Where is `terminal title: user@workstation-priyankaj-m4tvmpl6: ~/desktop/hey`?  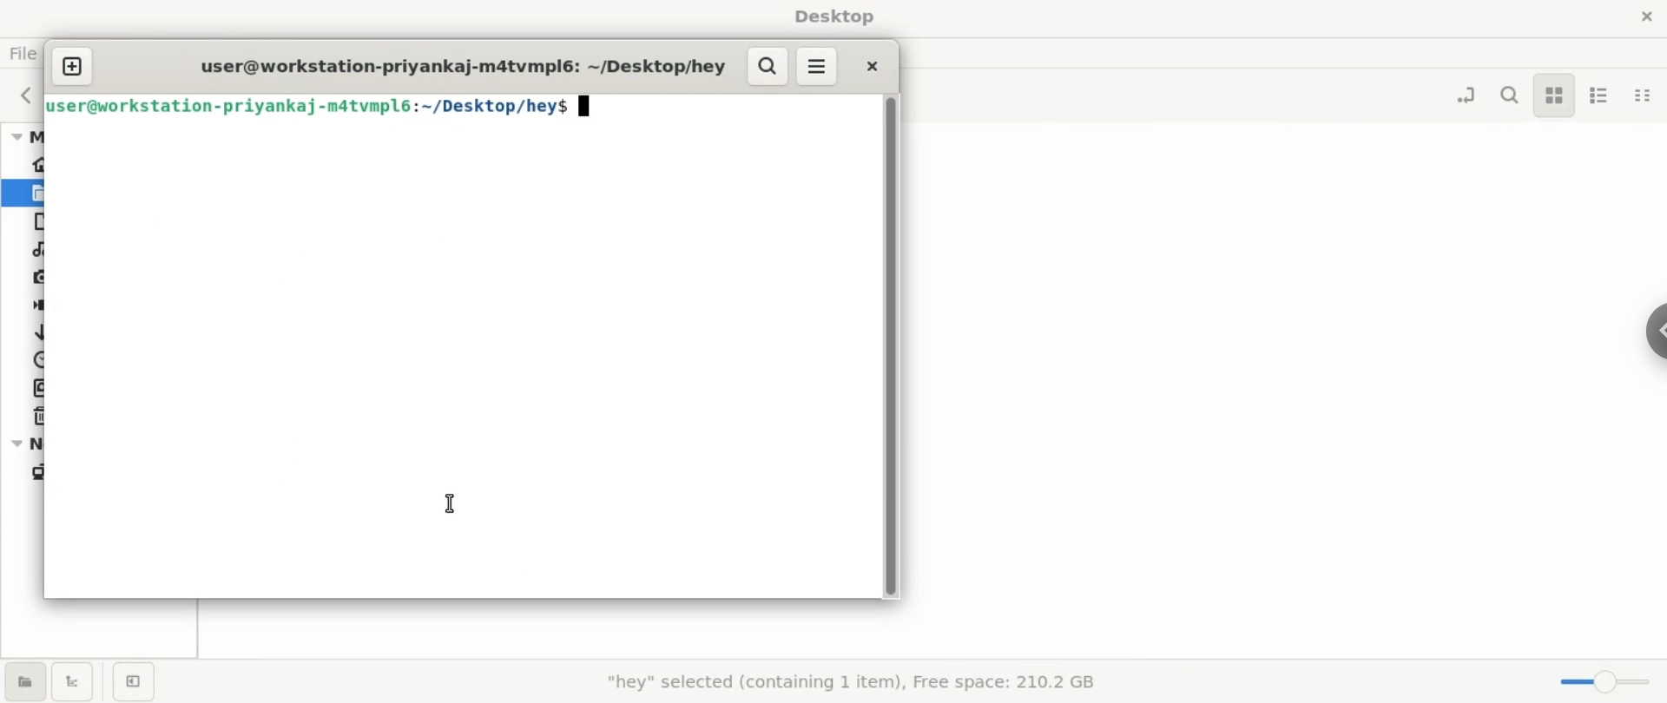 terminal title: user@workstation-priyankaj-m4tvmpl6: ~/desktop/hey is located at coordinates (462, 64).